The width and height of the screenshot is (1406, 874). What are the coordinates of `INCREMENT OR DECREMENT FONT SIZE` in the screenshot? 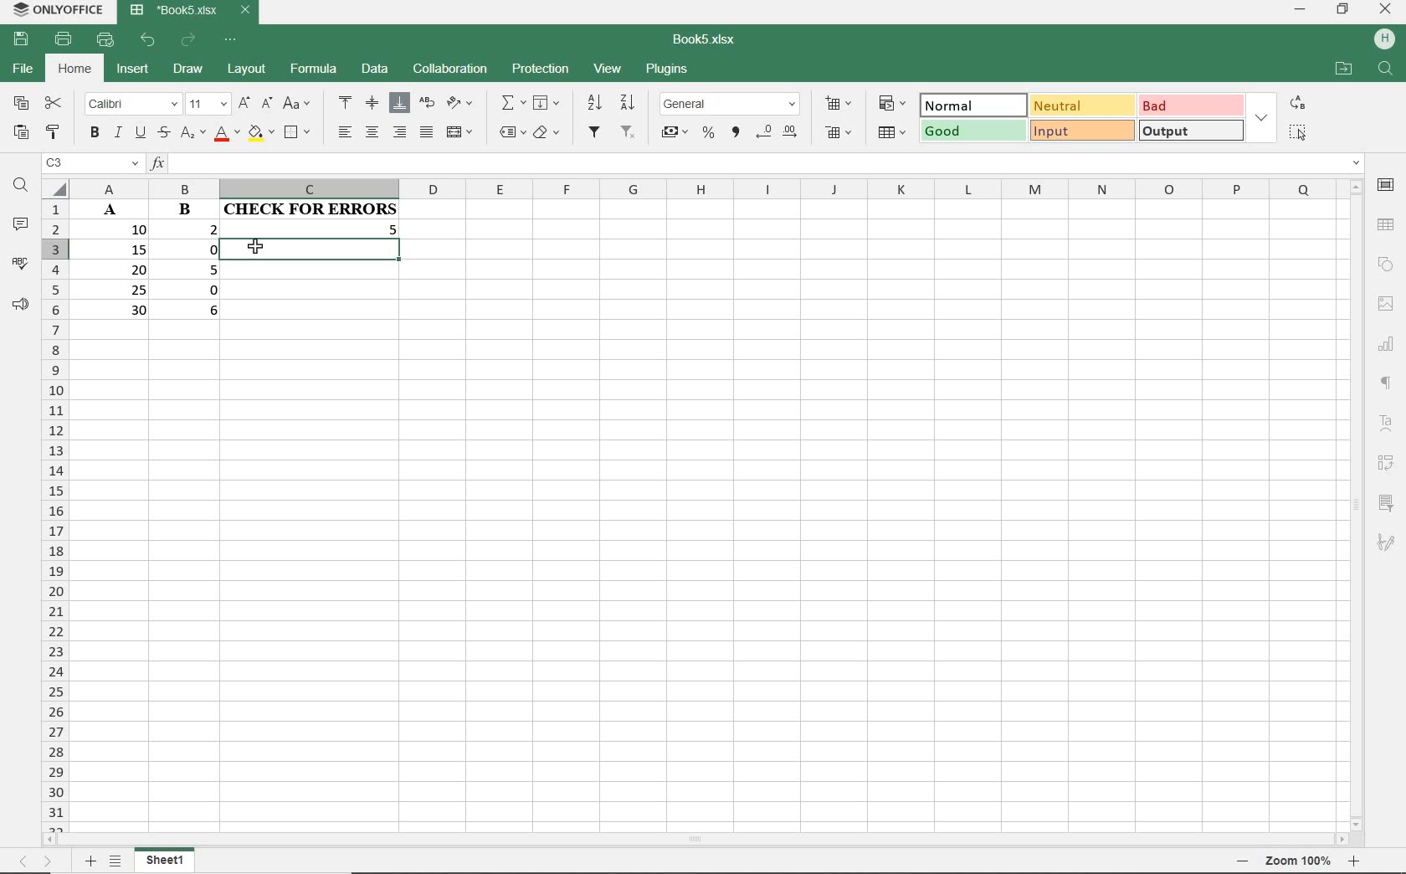 It's located at (254, 105).